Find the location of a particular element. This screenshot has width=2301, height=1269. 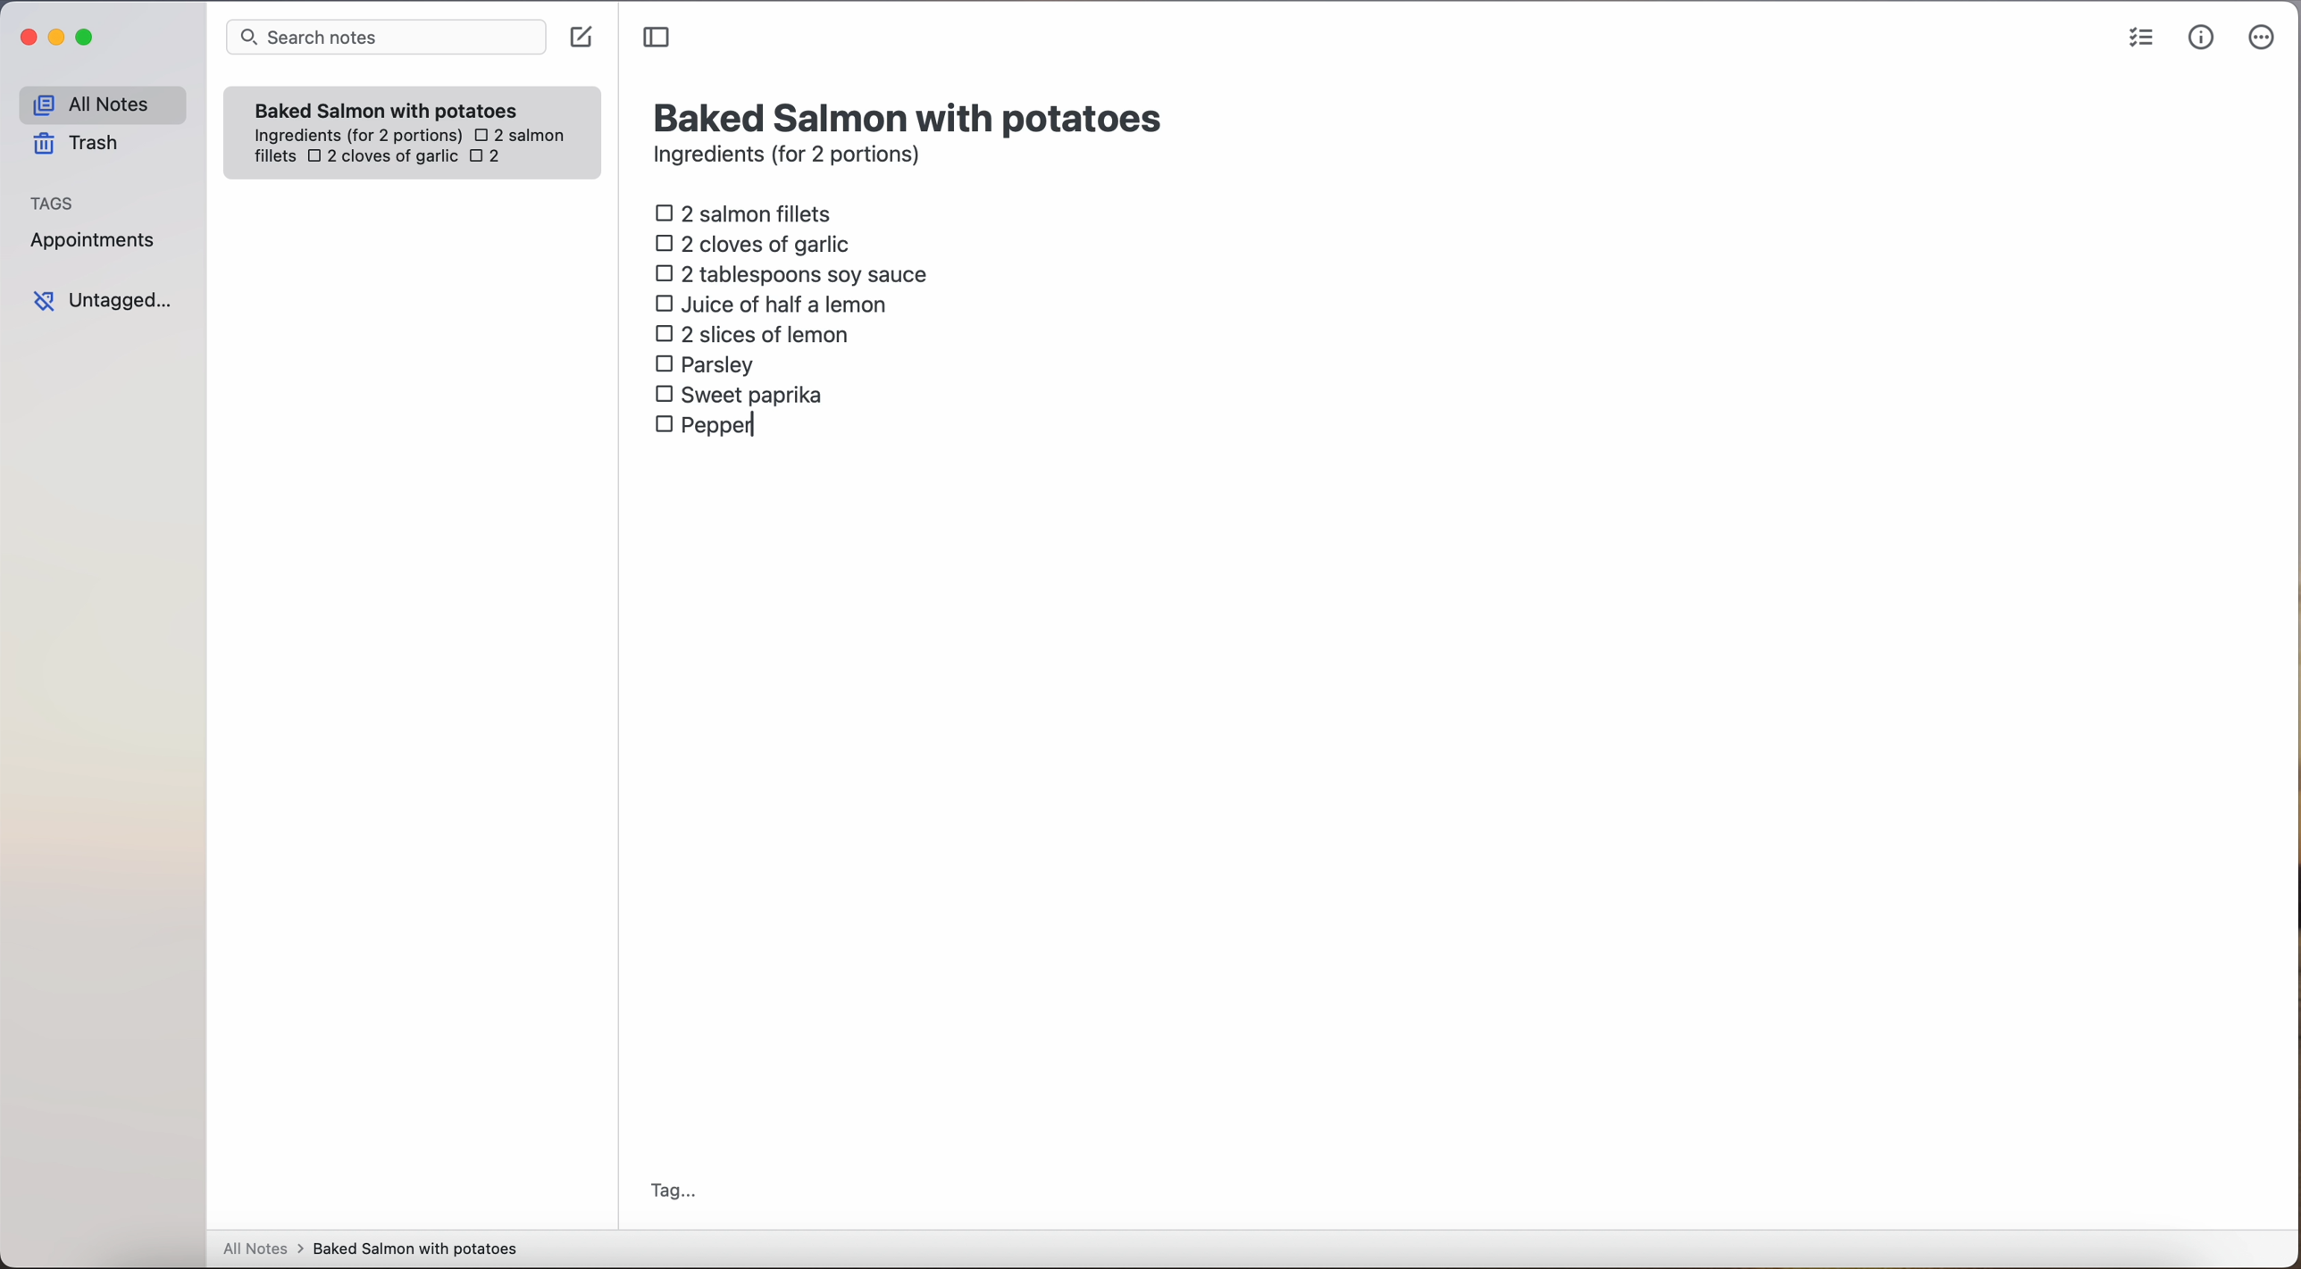

parsley is located at coordinates (705, 363).